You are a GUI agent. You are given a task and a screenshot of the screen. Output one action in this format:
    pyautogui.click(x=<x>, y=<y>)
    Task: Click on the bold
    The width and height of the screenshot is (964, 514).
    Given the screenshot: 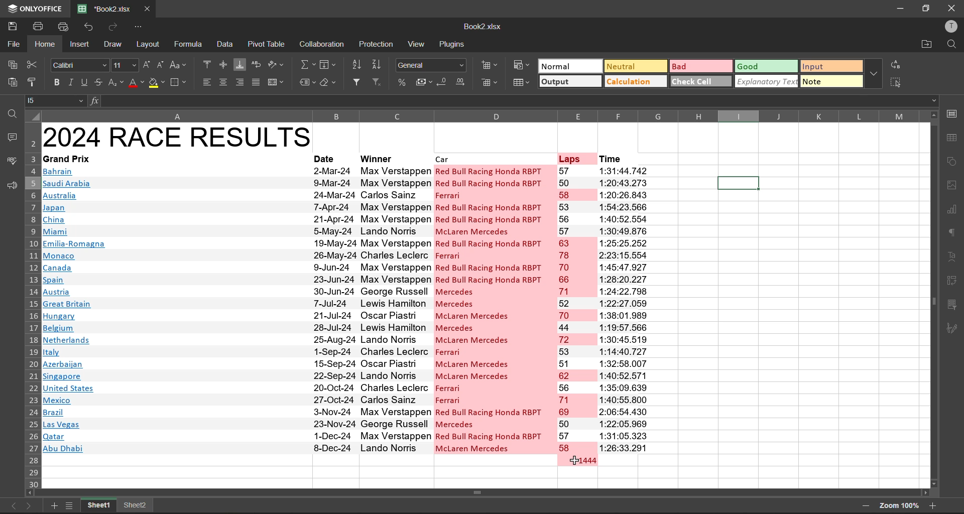 What is the action you would take?
    pyautogui.click(x=55, y=81)
    